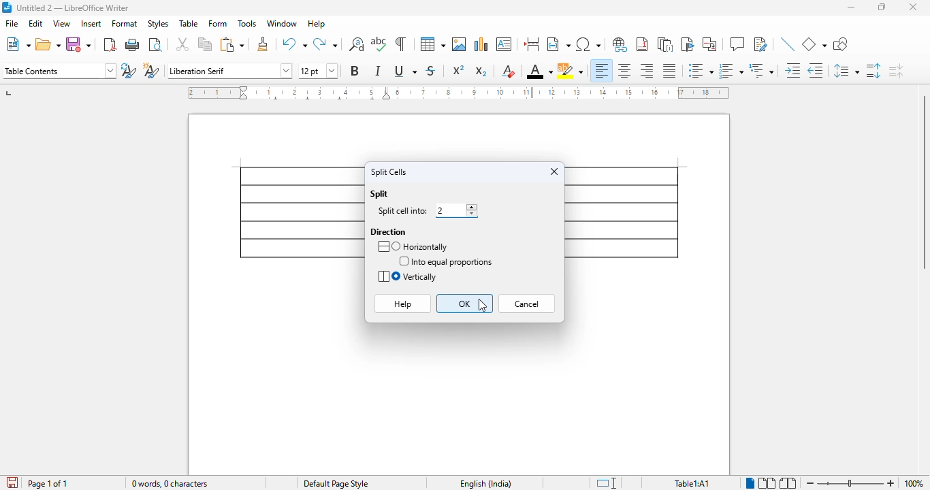 The width and height of the screenshot is (930, 490). I want to click on minimize, so click(851, 7).